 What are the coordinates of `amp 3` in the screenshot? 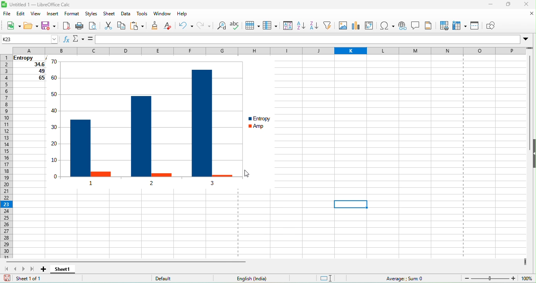 It's located at (223, 174).